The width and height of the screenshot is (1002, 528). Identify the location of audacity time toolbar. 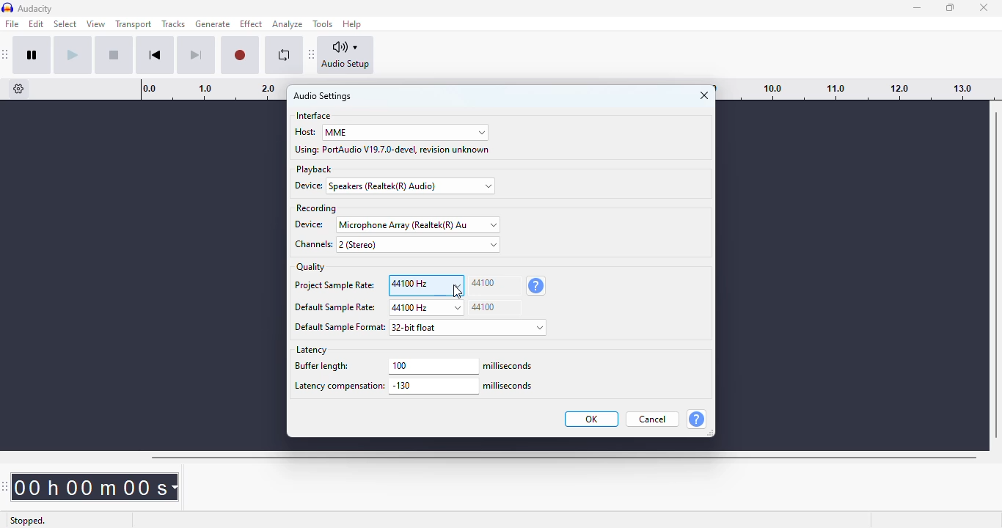
(7, 486).